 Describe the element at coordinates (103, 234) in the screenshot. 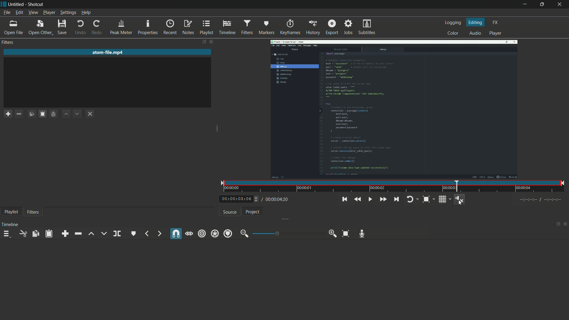

I see `overwrite` at that location.